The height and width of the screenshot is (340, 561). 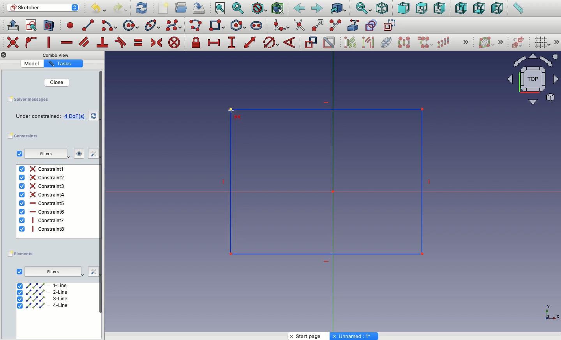 What do you see at coordinates (44, 293) in the screenshot?
I see `2-line` at bounding box center [44, 293].